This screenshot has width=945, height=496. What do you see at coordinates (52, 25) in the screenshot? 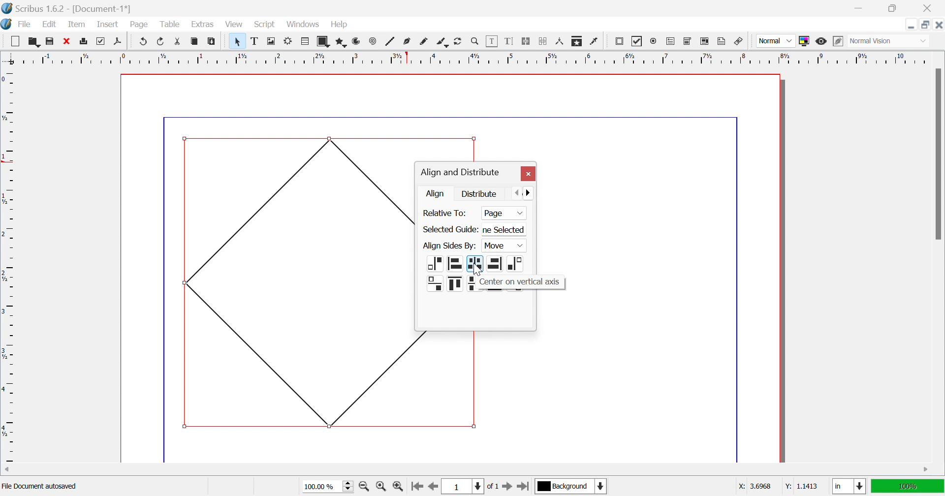
I see `Edit` at bounding box center [52, 25].